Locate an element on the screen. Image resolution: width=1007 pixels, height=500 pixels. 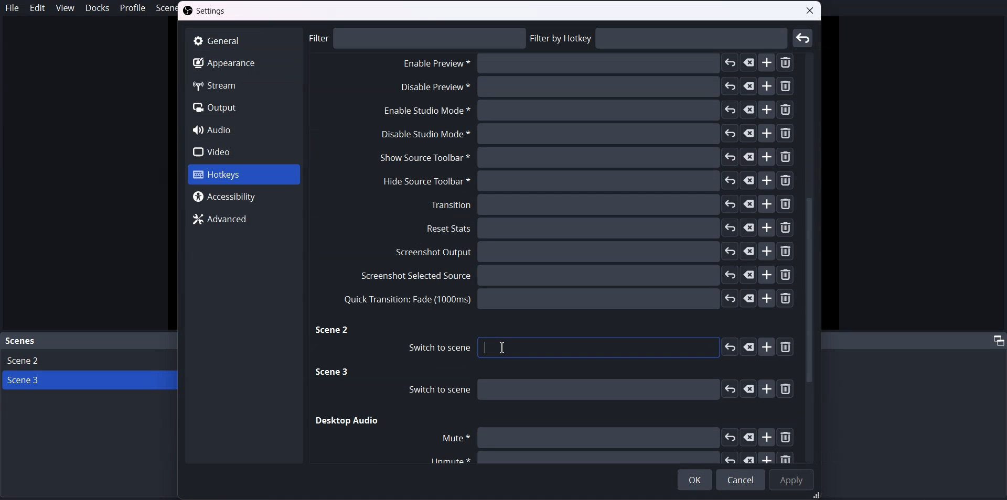
Reset stats is located at coordinates (611, 228).